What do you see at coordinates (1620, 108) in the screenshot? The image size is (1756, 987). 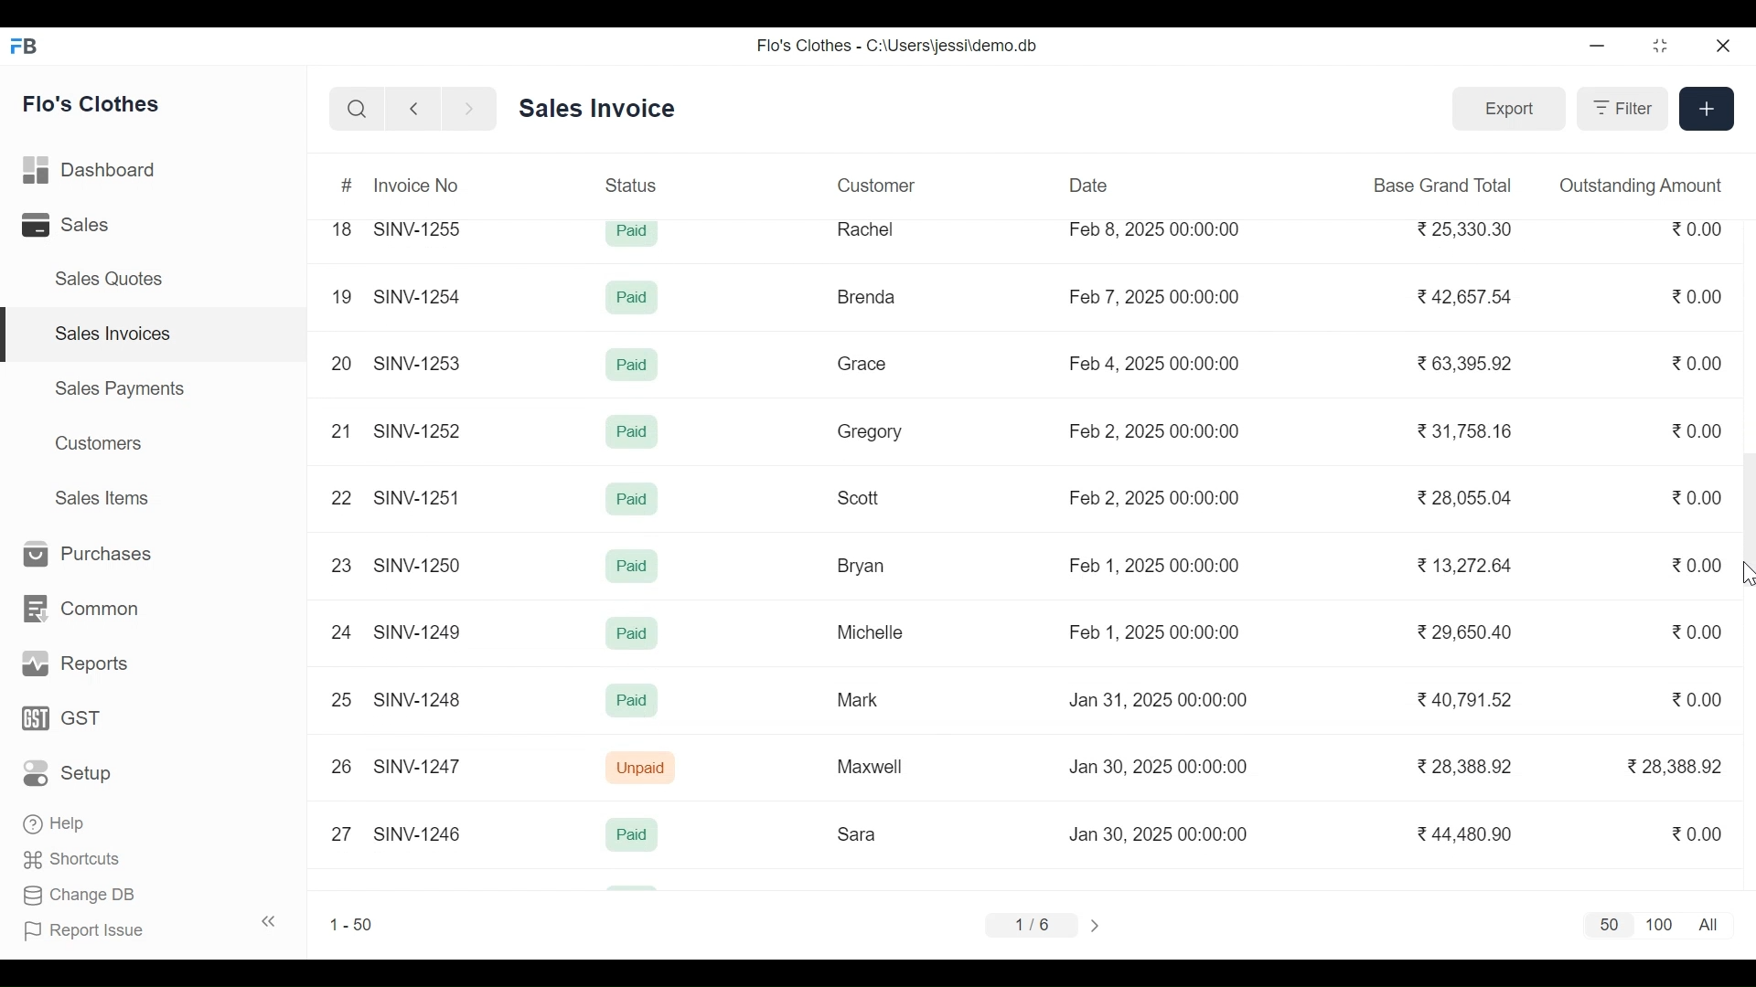 I see `Filter` at bounding box center [1620, 108].